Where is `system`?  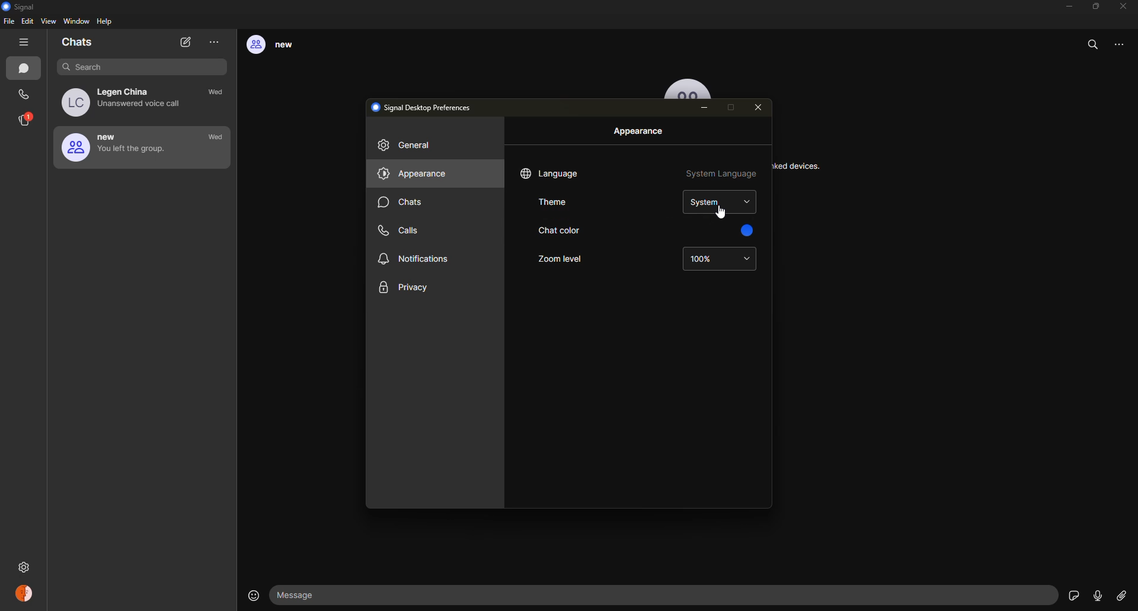
system is located at coordinates (720, 204).